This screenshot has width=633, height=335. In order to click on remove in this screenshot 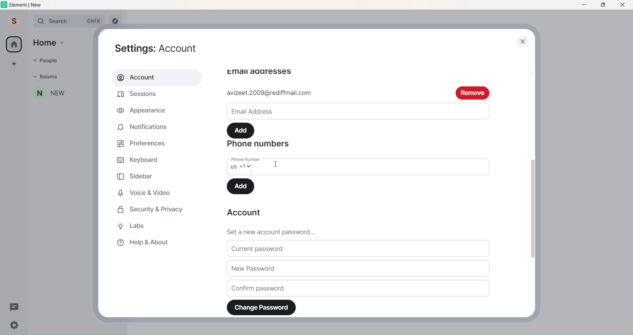, I will do `click(473, 92)`.